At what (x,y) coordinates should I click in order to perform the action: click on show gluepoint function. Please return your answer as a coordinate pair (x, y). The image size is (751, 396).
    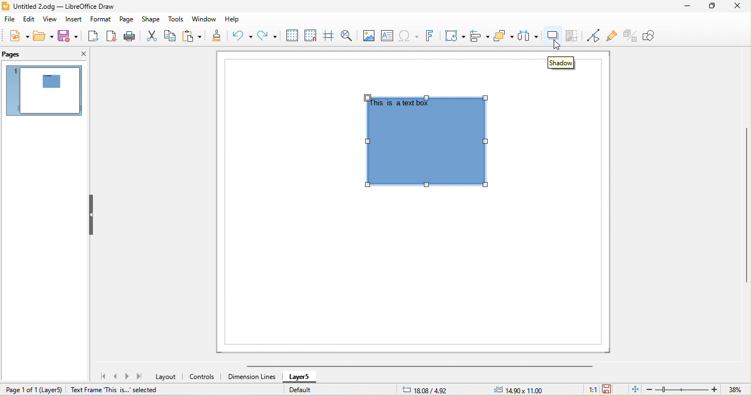
    Looking at the image, I should click on (611, 36).